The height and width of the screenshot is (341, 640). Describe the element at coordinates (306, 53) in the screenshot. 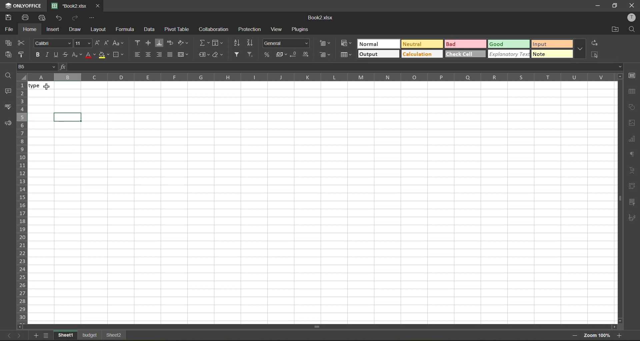

I see `increase decimal` at that location.